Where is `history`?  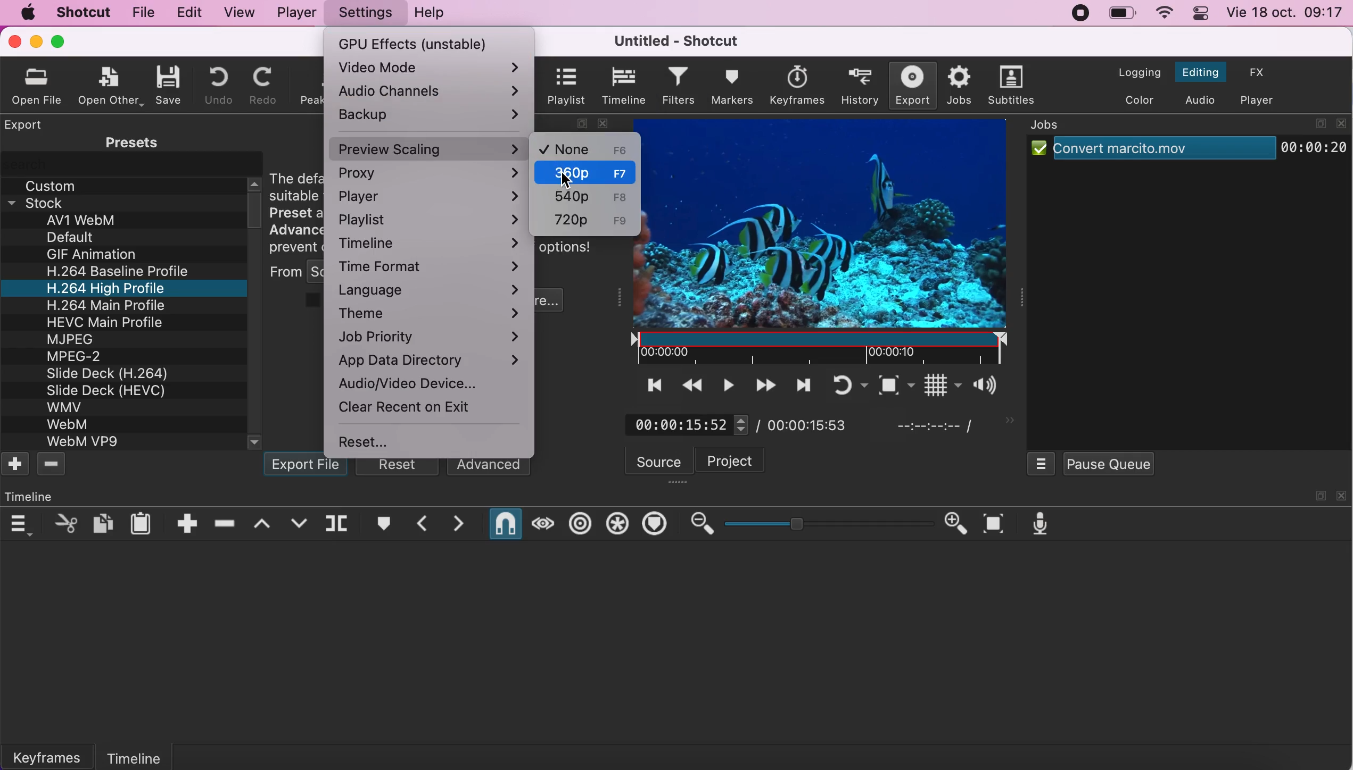
history is located at coordinates (855, 87).